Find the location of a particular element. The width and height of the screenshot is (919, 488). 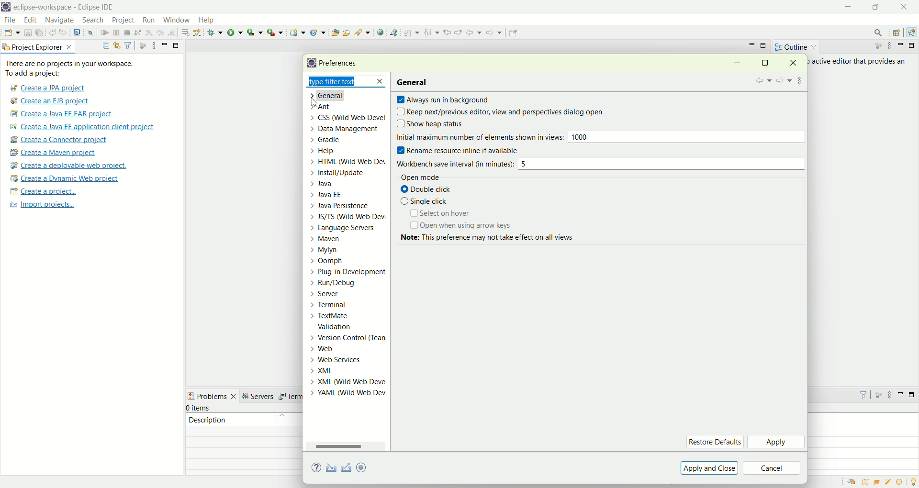

use step filters is located at coordinates (198, 32).